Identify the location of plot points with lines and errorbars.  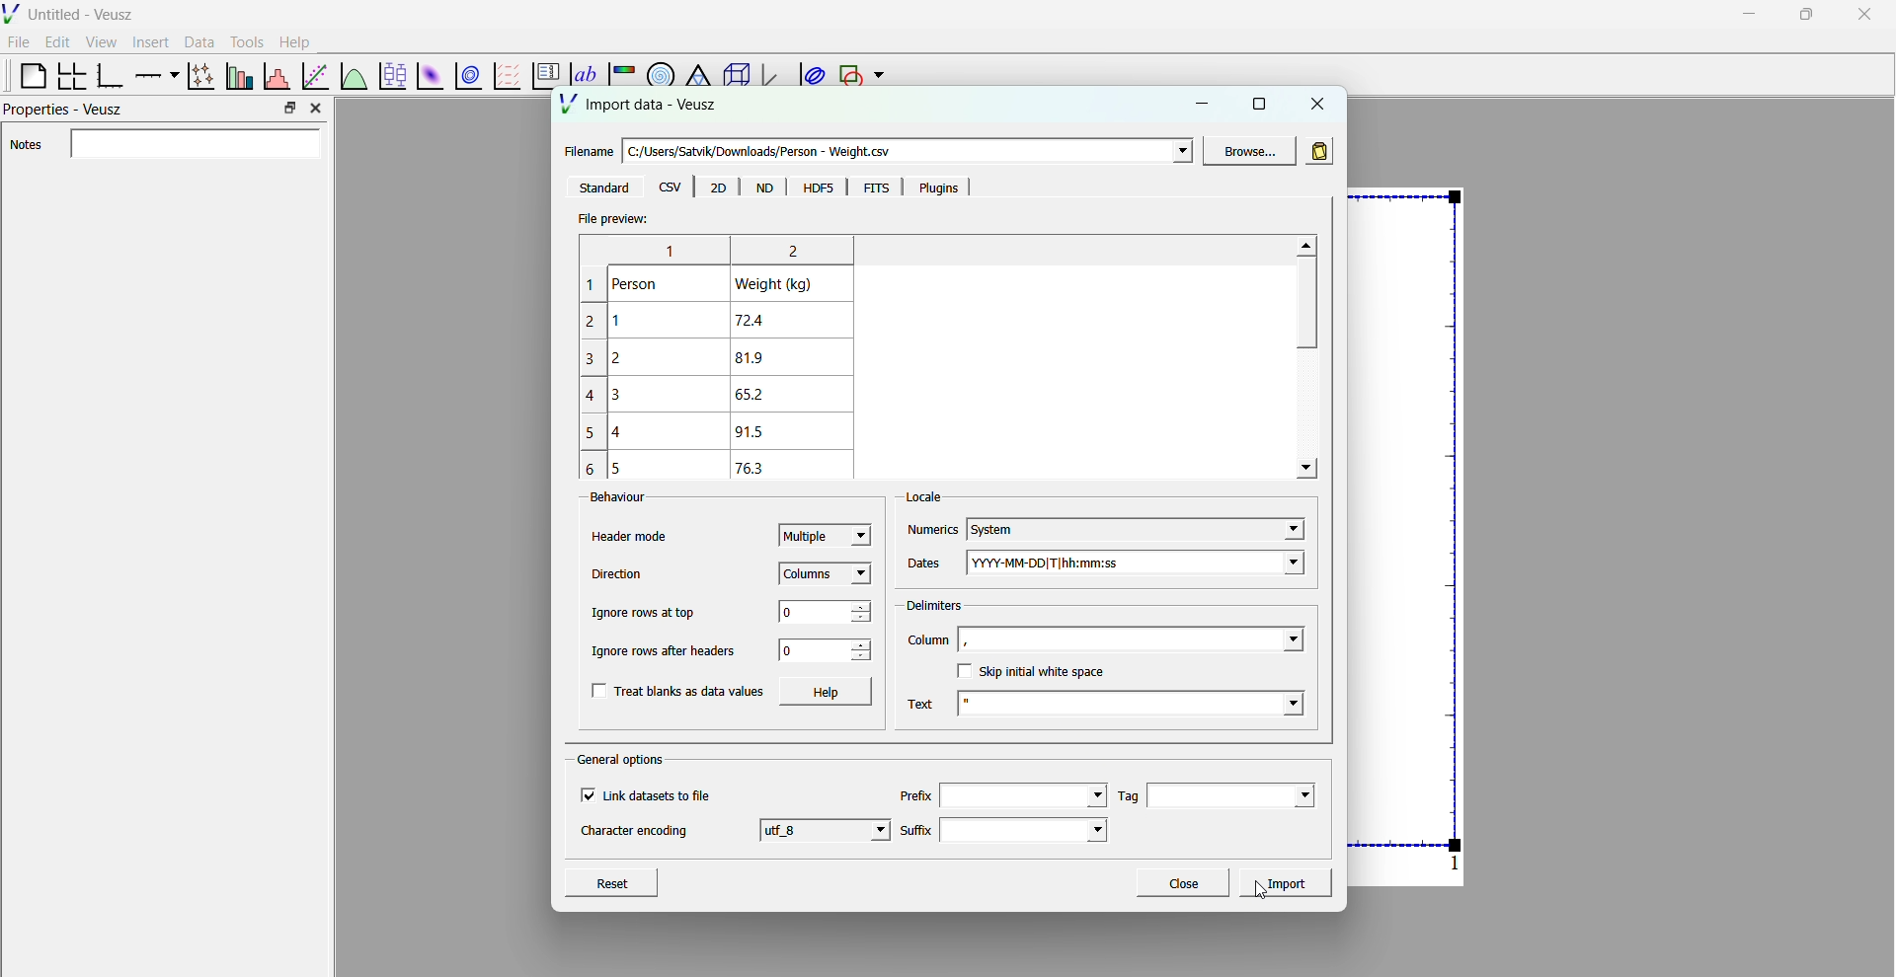
(198, 76).